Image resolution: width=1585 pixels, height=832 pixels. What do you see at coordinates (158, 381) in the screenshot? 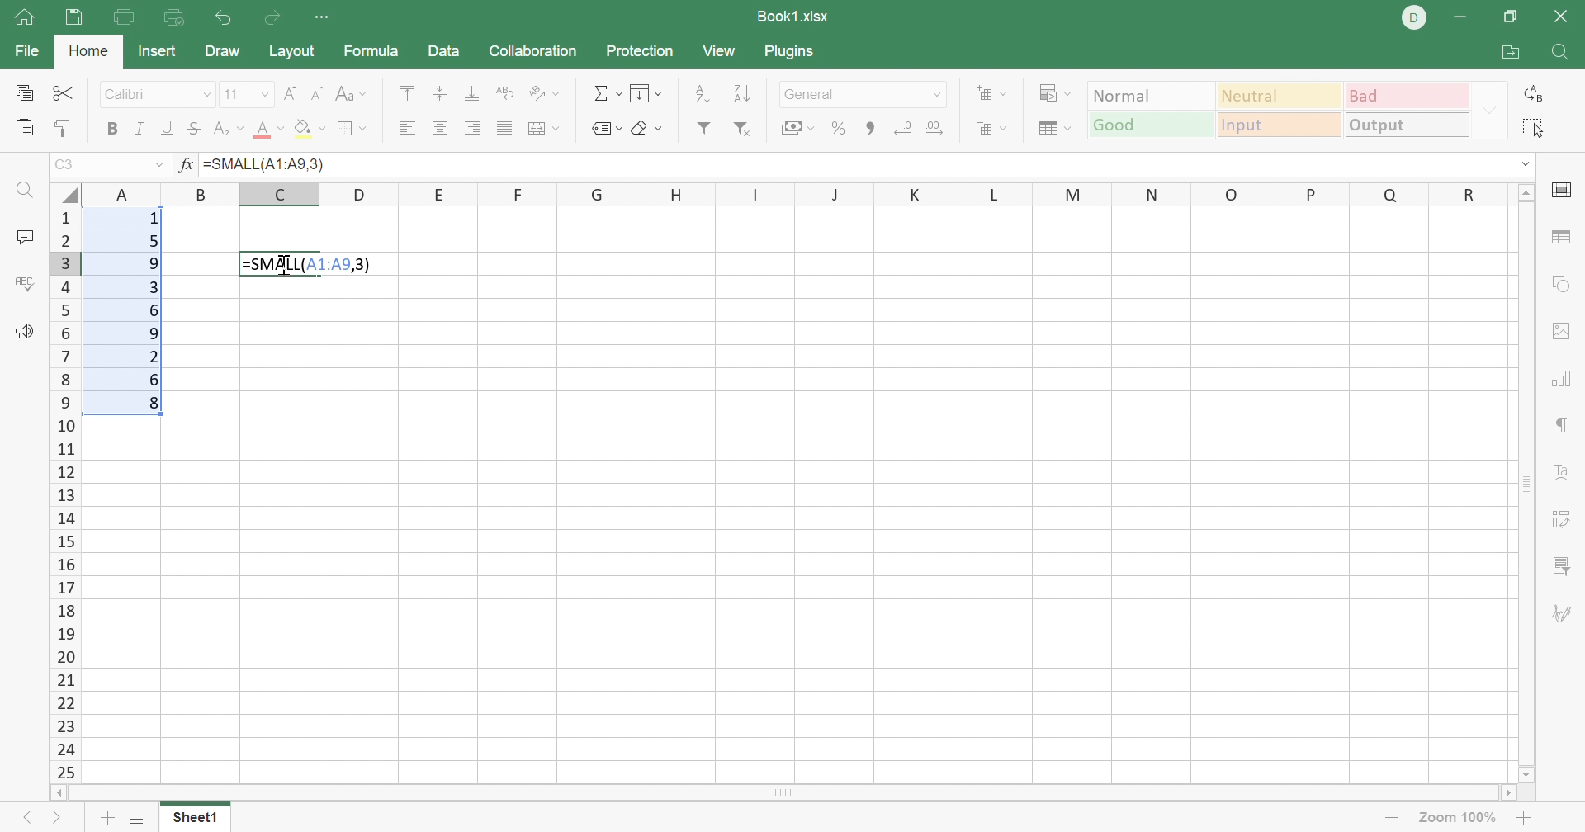
I see `6` at bounding box center [158, 381].